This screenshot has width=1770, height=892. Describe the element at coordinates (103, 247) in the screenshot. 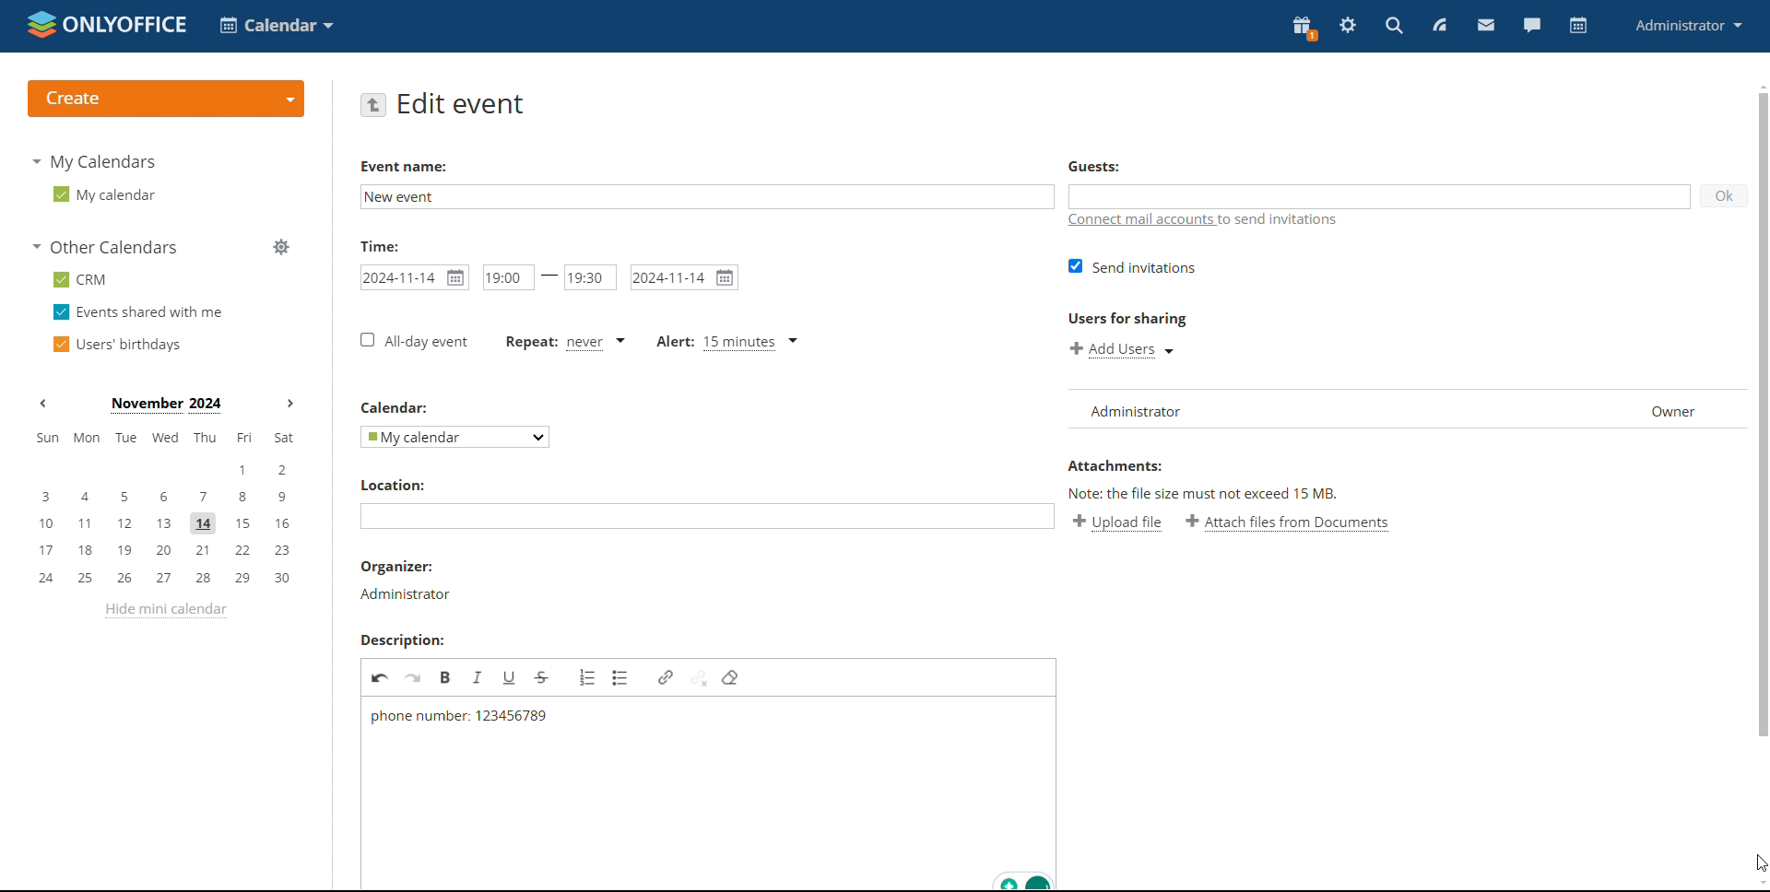

I see `other calendars` at that location.